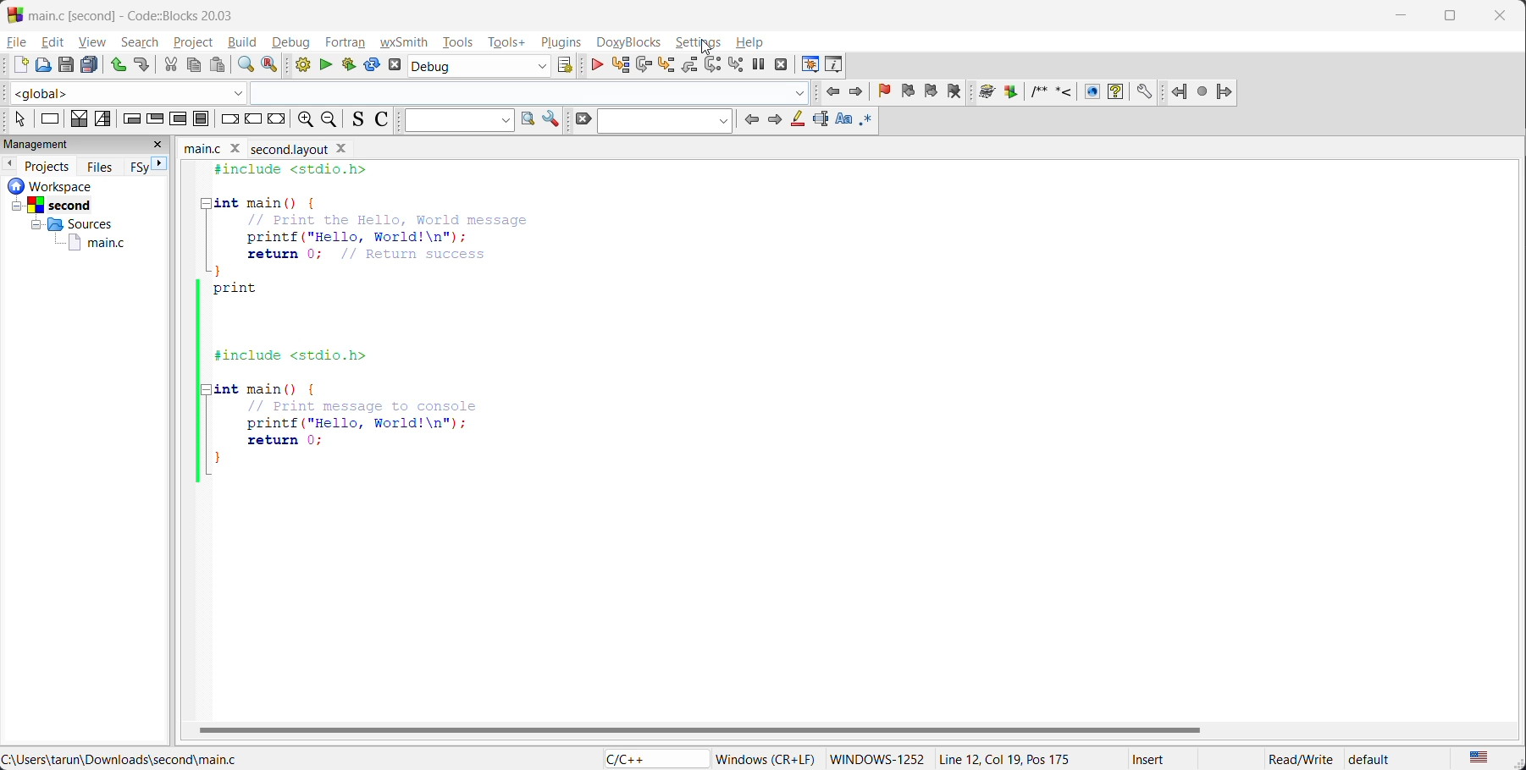 The height and width of the screenshot is (770, 1526). What do you see at coordinates (644, 64) in the screenshot?
I see `next line` at bounding box center [644, 64].